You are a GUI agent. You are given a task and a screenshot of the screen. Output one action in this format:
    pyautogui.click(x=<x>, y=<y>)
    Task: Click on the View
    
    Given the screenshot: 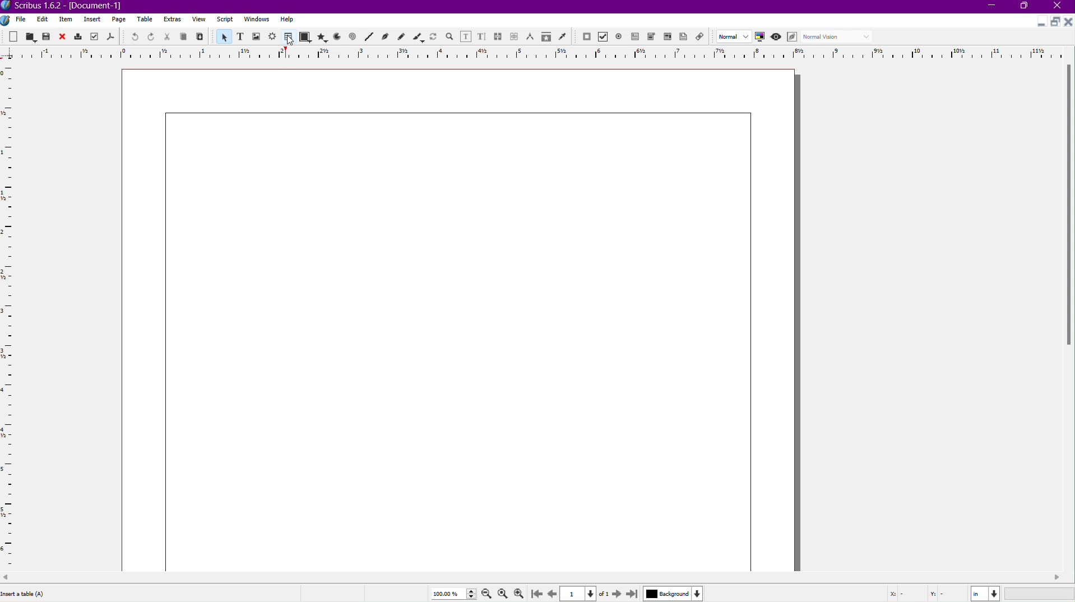 What is the action you would take?
    pyautogui.click(x=198, y=21)
    